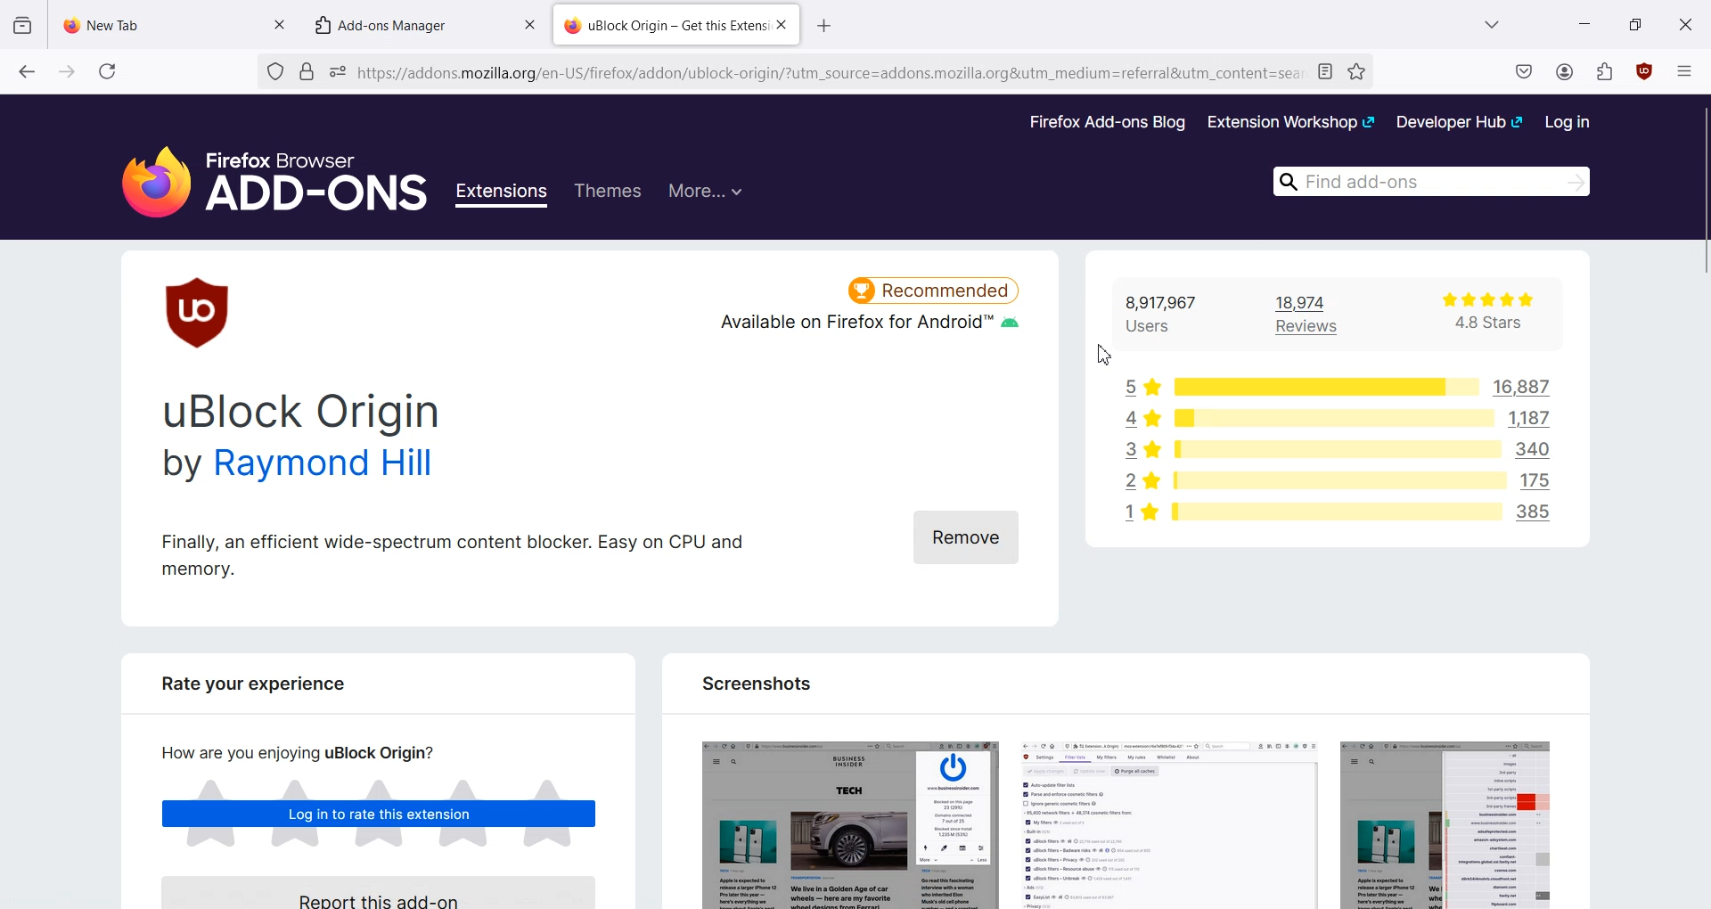  What do you see at coordinates (1336, 511) in the screenshot?
I see `rating bar` at bounding box center [1336, 511].